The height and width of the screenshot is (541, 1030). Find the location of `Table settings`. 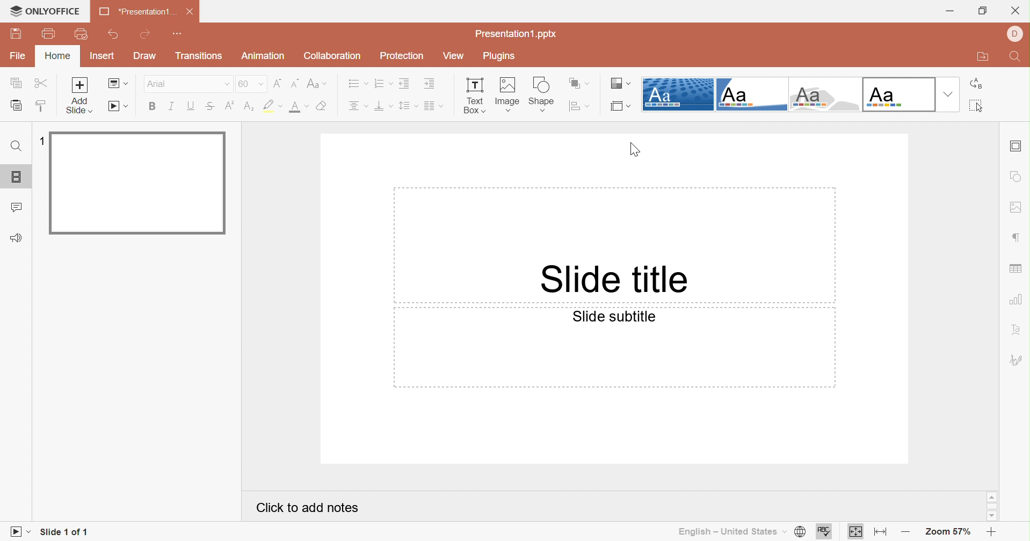

Table settings is located at coordinates (1016, 269).